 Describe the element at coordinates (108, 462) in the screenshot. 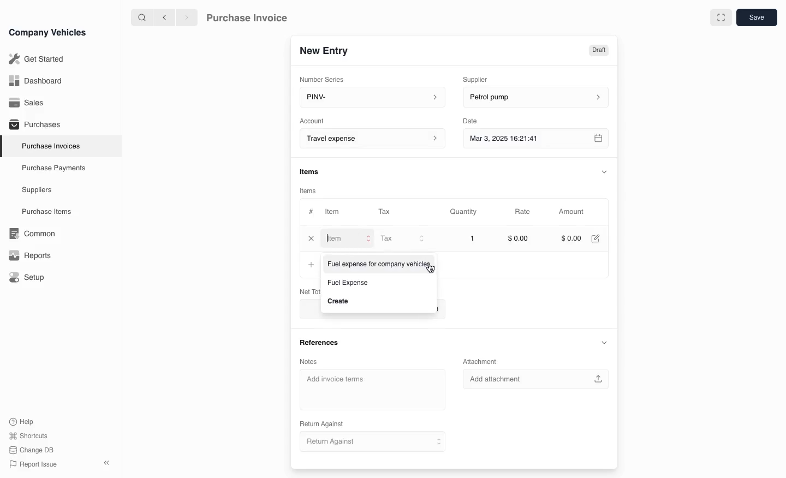

I see `close sidebar` at that location.